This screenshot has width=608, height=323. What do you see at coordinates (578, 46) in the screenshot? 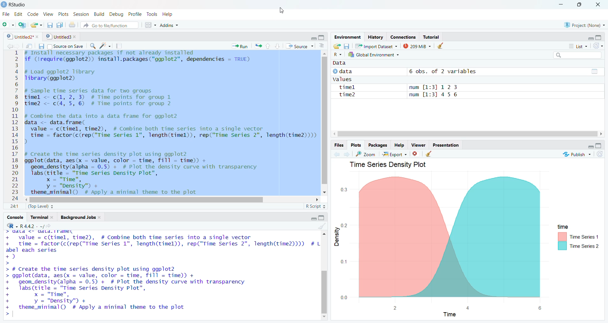
I see `List ` at bounding box center [578, 46].